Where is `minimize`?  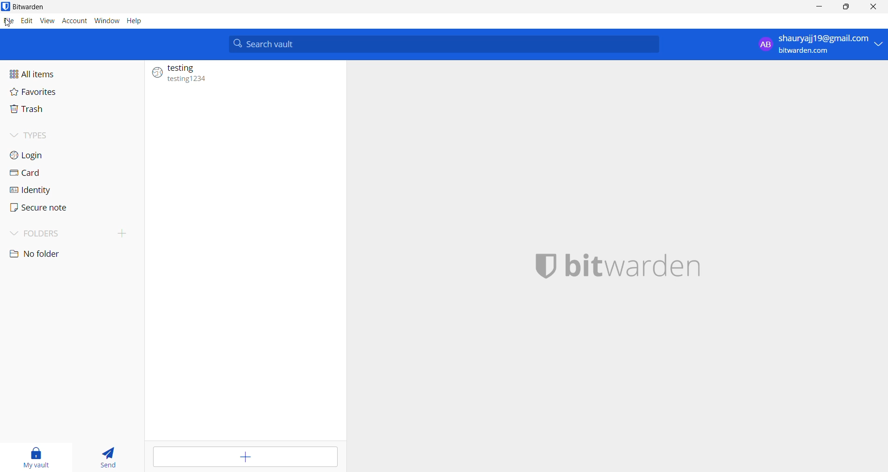
minimize is located at coordinates (817, 8).